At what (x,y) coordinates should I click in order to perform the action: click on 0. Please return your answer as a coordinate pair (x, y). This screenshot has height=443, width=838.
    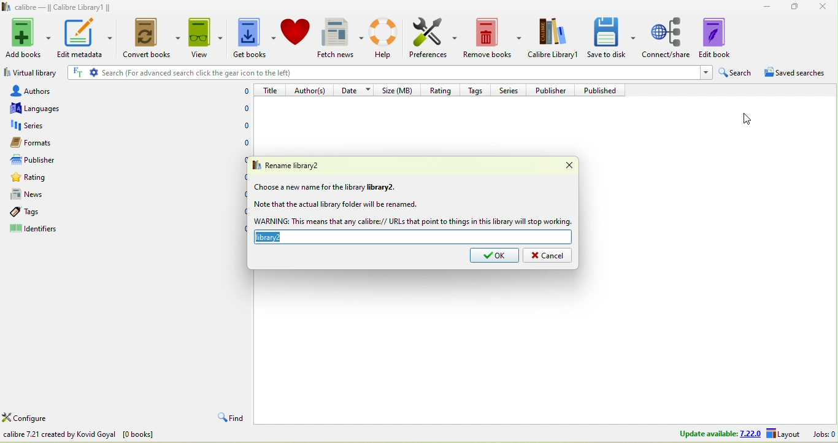
    Looking at the image, I should click on (242, 91).